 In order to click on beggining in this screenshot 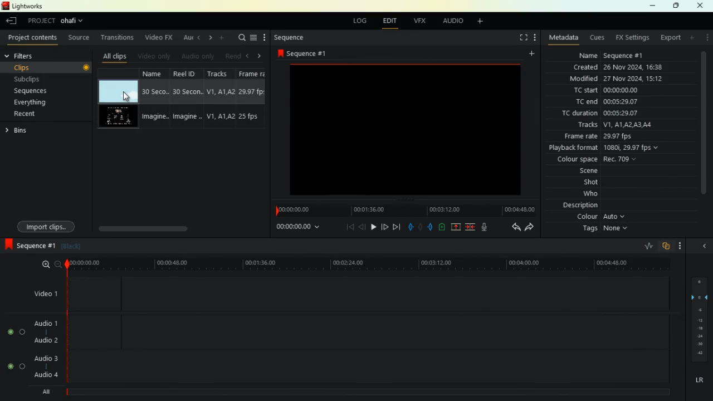, I will do `click(350, 228)`.